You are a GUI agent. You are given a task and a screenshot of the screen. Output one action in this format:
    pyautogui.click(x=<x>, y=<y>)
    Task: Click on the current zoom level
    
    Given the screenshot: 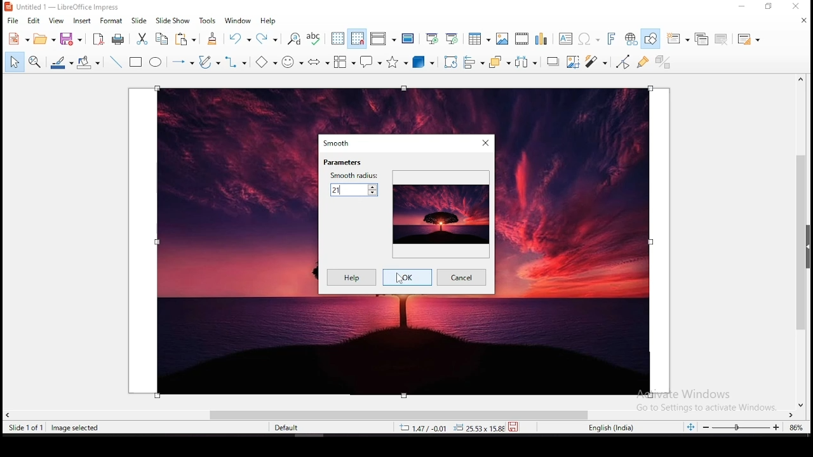 What is the action you would take?
    pyautogui.click(x=795, y=429)
    